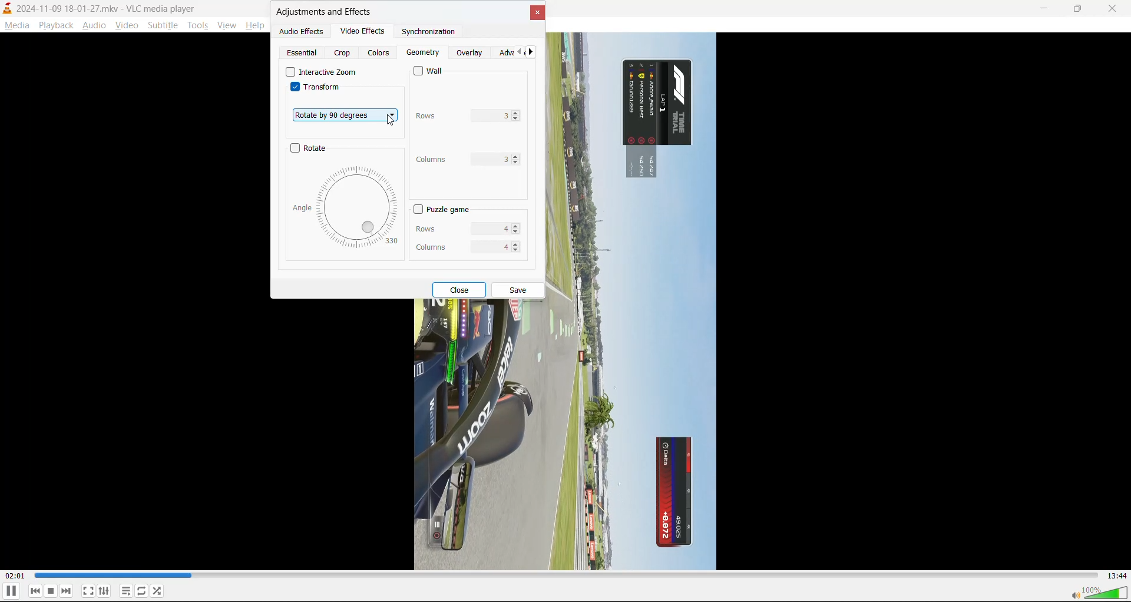 This screenshot has height=602, width=1131. Describe the element at coordinates (517, 163) in the screenshot. I see `decrease` at that location.